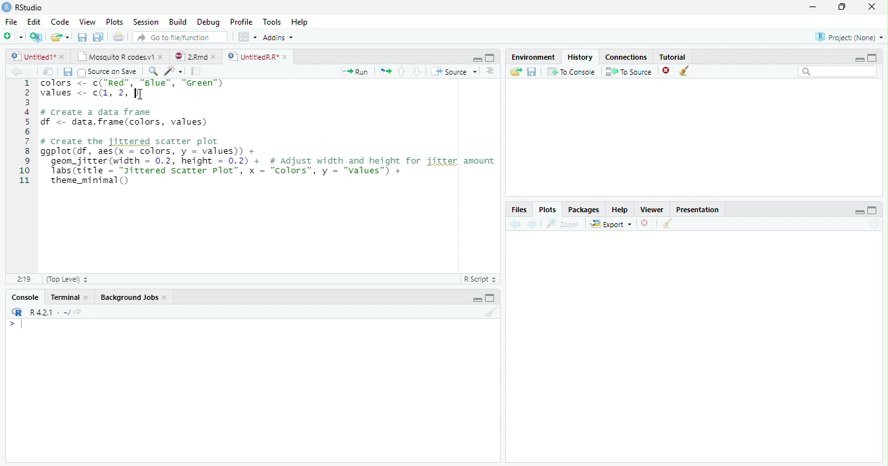  What do you see at coordinates (64, 297) in the screenshot?
I see `Terminal` at bounding box center [64, 297].